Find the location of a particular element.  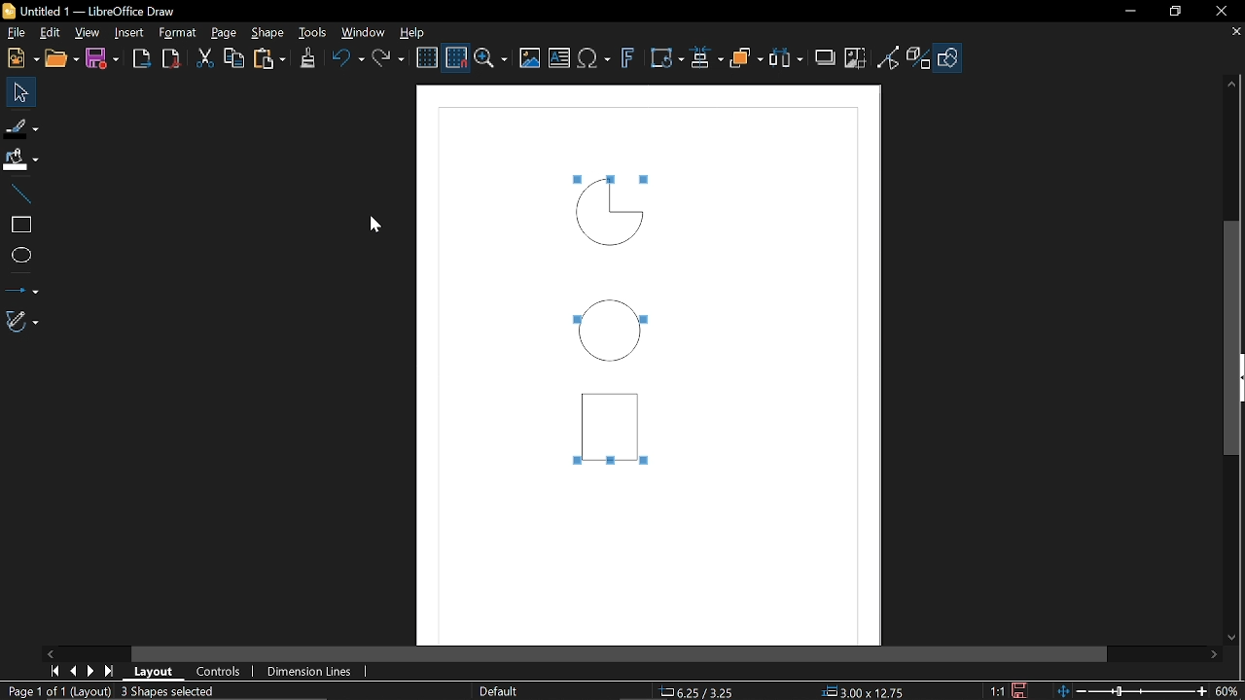

Dimension lines is located at coordinates (305, 672).